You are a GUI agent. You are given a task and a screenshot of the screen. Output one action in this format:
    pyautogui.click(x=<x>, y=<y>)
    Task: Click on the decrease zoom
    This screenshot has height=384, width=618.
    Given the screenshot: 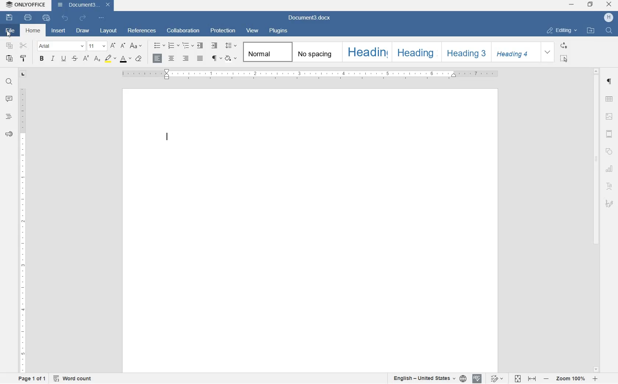 What is the action you would take?
    pyautogui.click(x=546, y=377)
    